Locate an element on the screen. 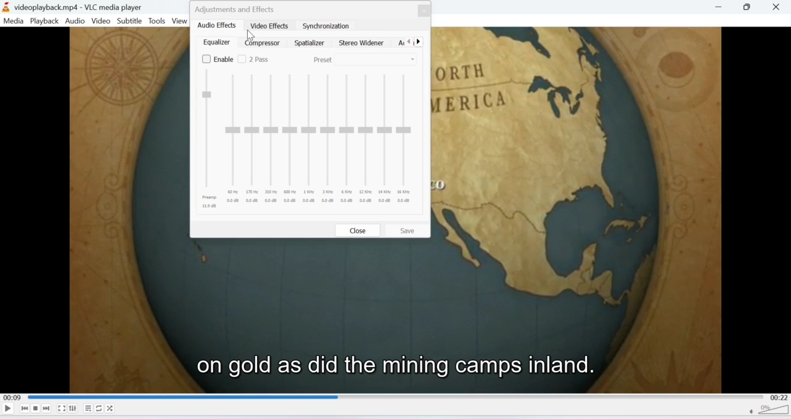  Shuffle is located at coordinates (111, 408).